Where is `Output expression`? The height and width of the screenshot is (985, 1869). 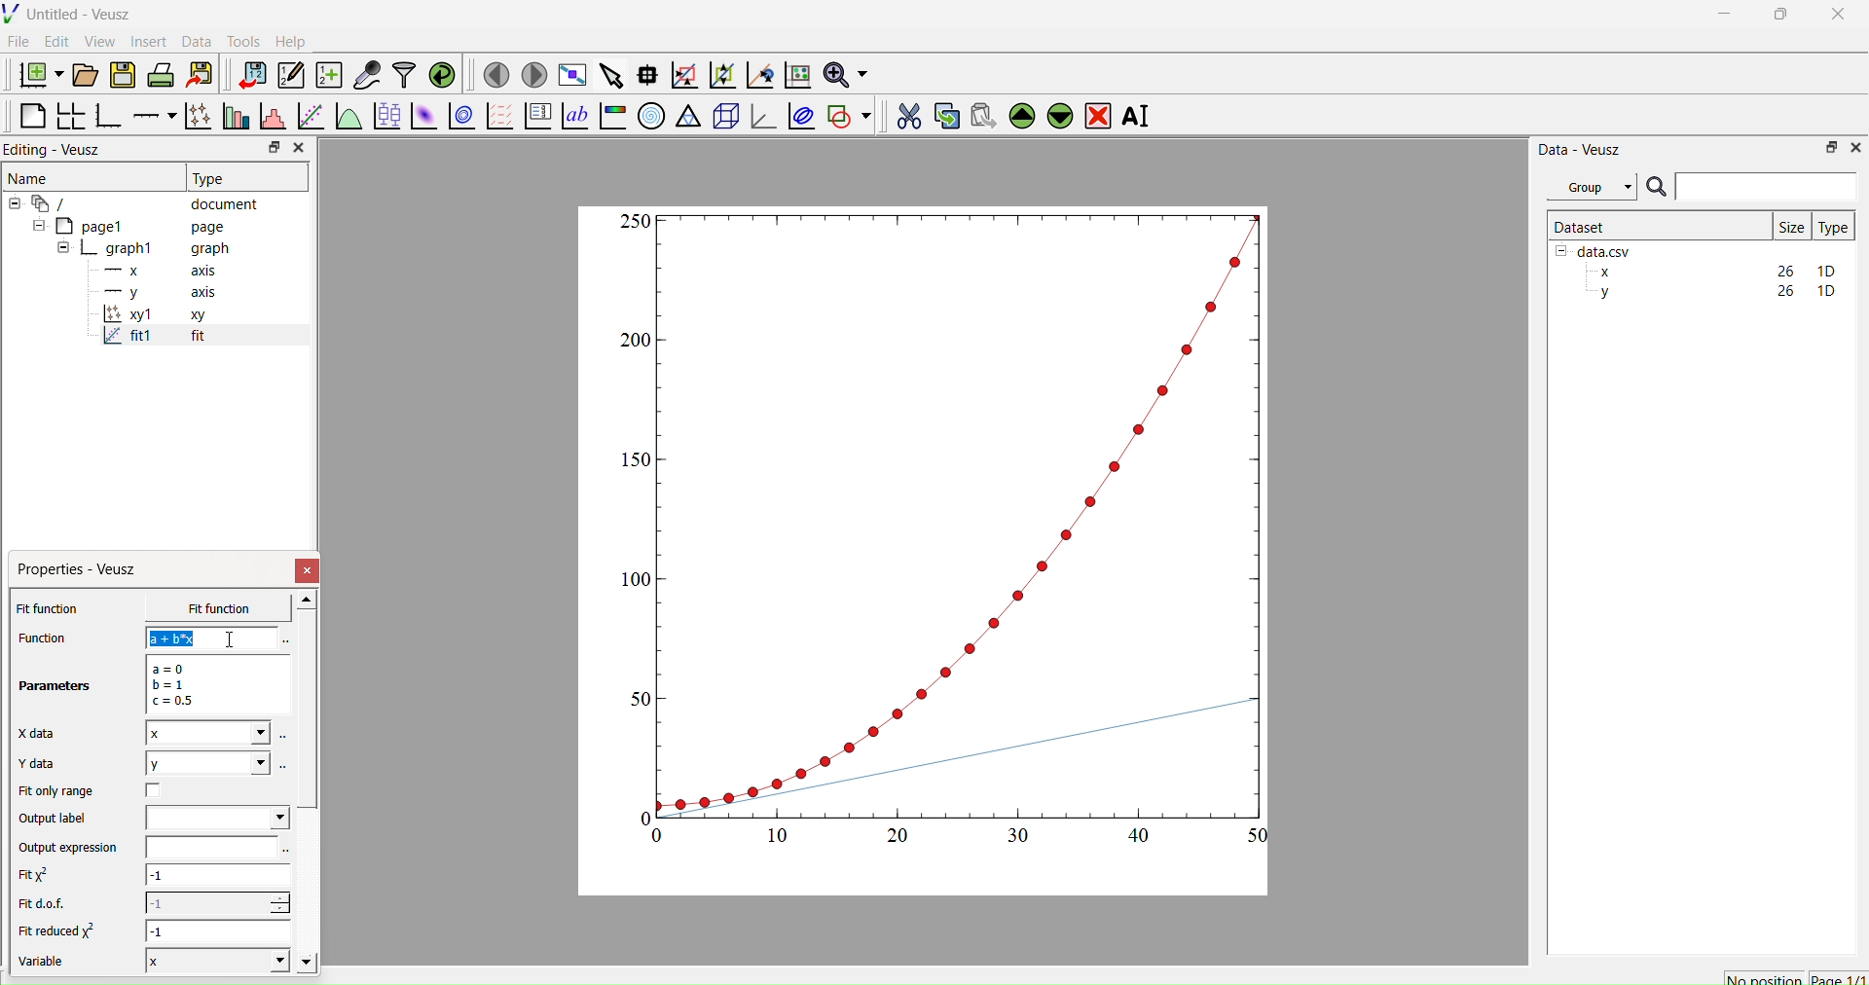
Output expression is located at coordinates (74, 848).